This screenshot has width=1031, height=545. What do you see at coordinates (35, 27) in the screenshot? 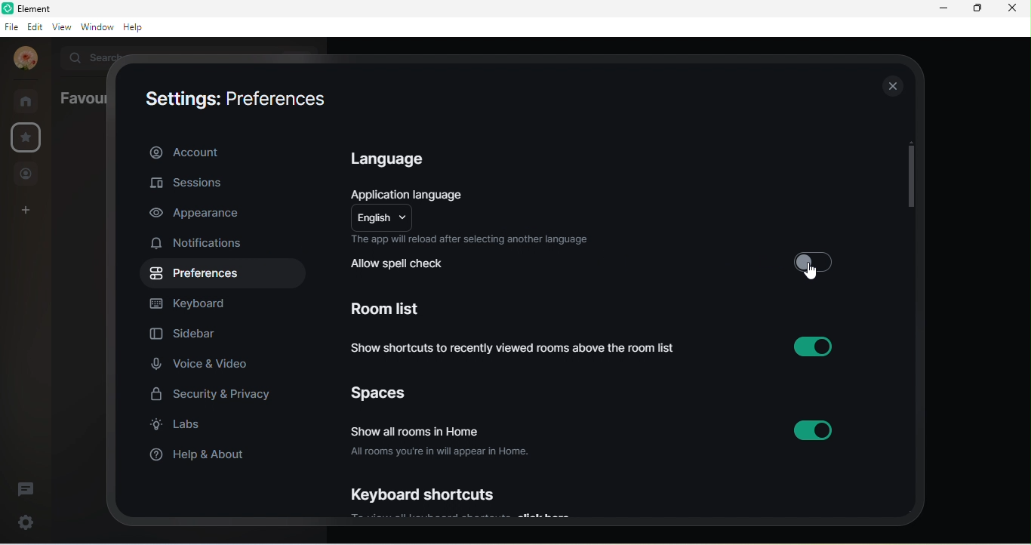
I see `edit` at bounding box center [35, 27].